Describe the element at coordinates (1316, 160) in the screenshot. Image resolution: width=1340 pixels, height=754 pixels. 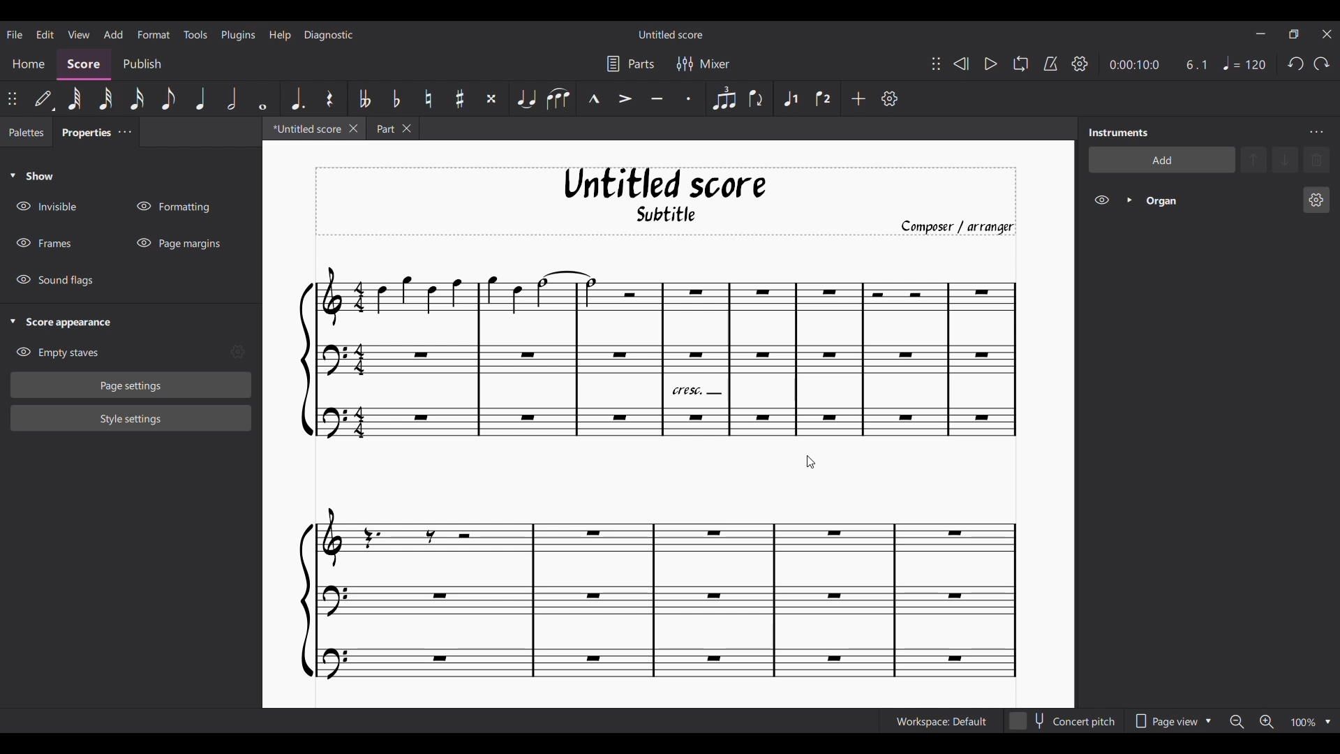
I see `Delete selection` at that location.